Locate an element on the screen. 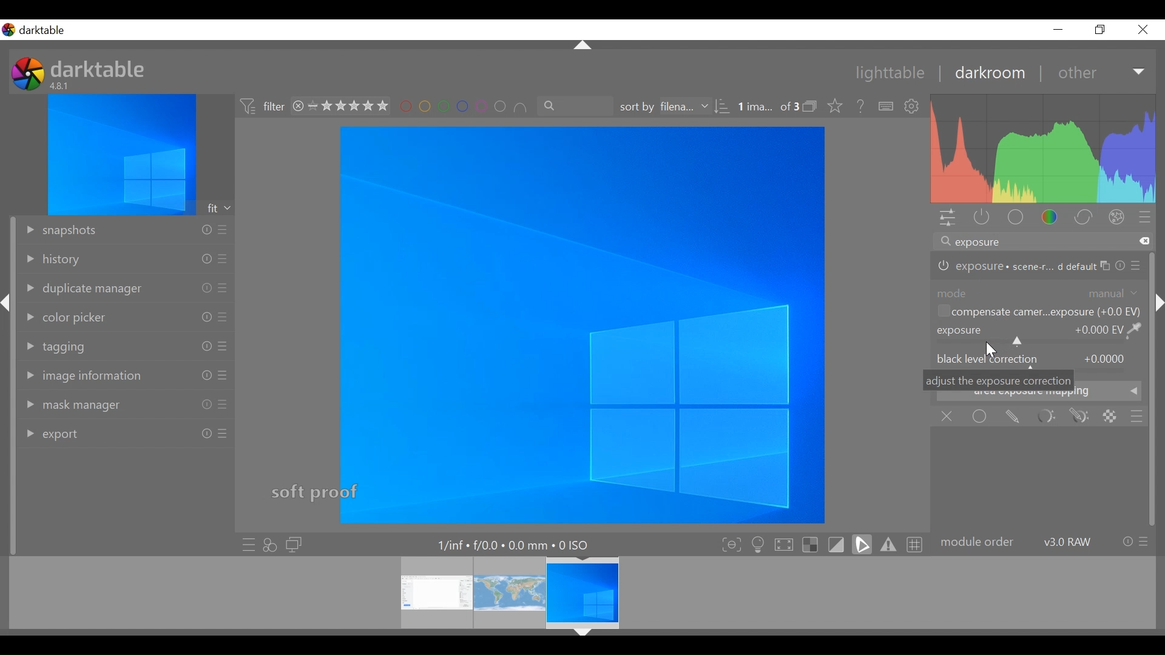  color picker is located at coordinates (65, 318).